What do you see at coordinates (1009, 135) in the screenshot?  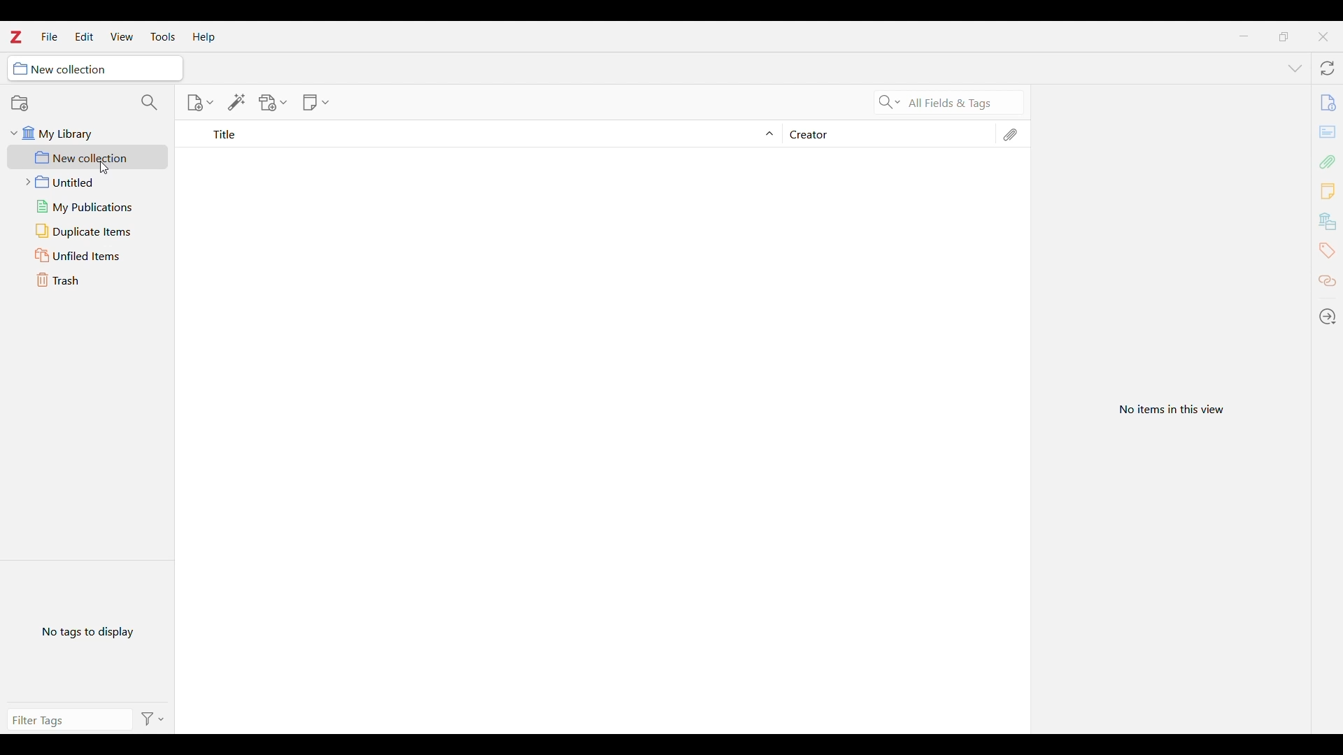 I see `Attachments ` at bounding box center [1009, 135].